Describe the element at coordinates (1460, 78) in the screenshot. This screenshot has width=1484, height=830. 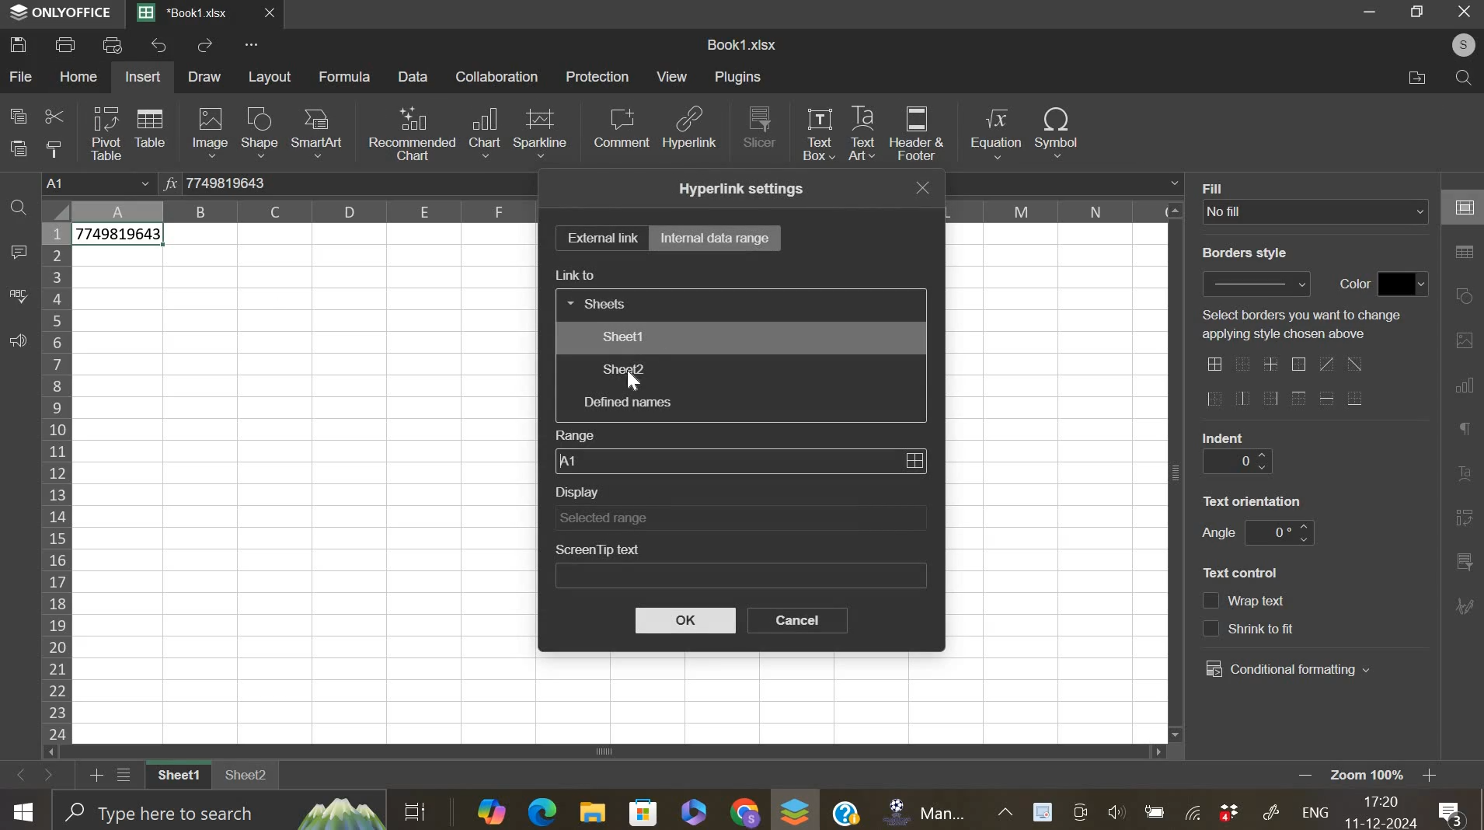
I see `find` at that location.